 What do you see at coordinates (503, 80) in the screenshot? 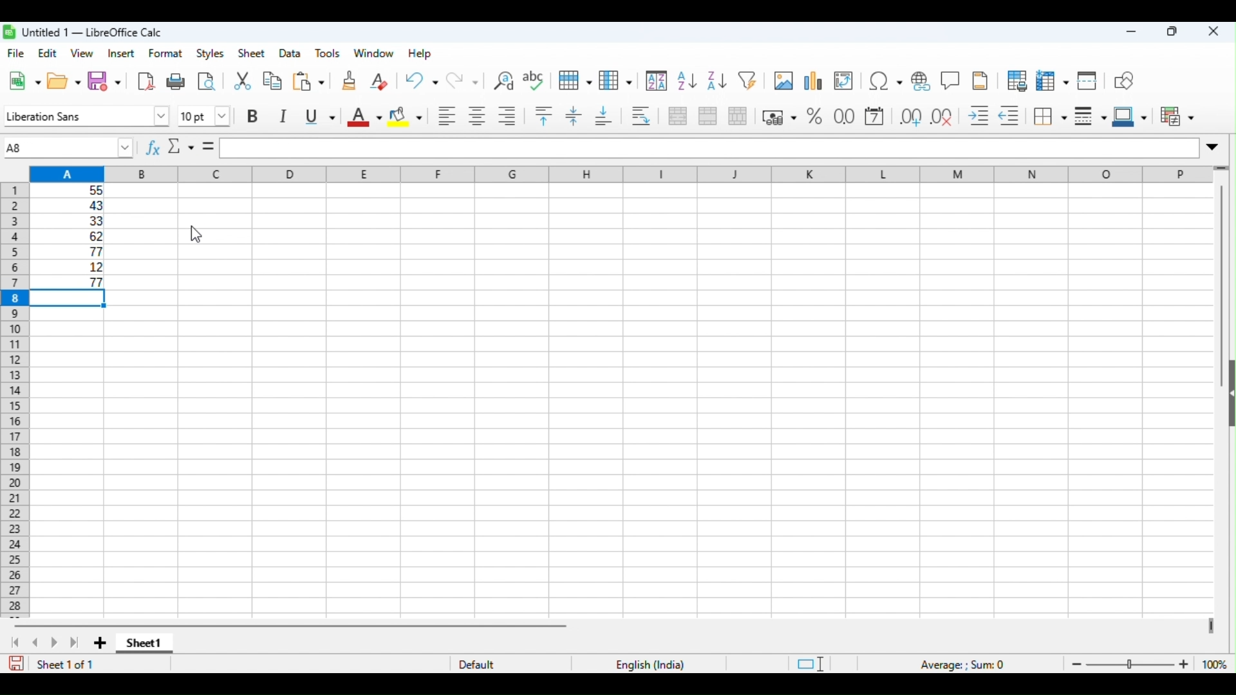
I see `find and replace` at bounding box center [503, 80].